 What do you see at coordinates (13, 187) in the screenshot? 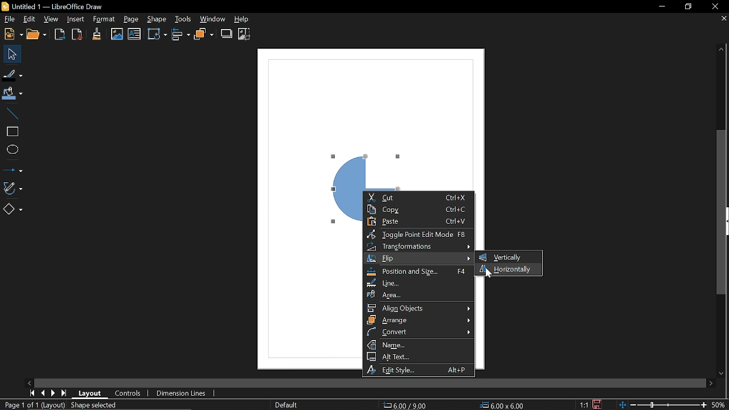
I see `Curves and polygons` at bounding box center [13, 187].